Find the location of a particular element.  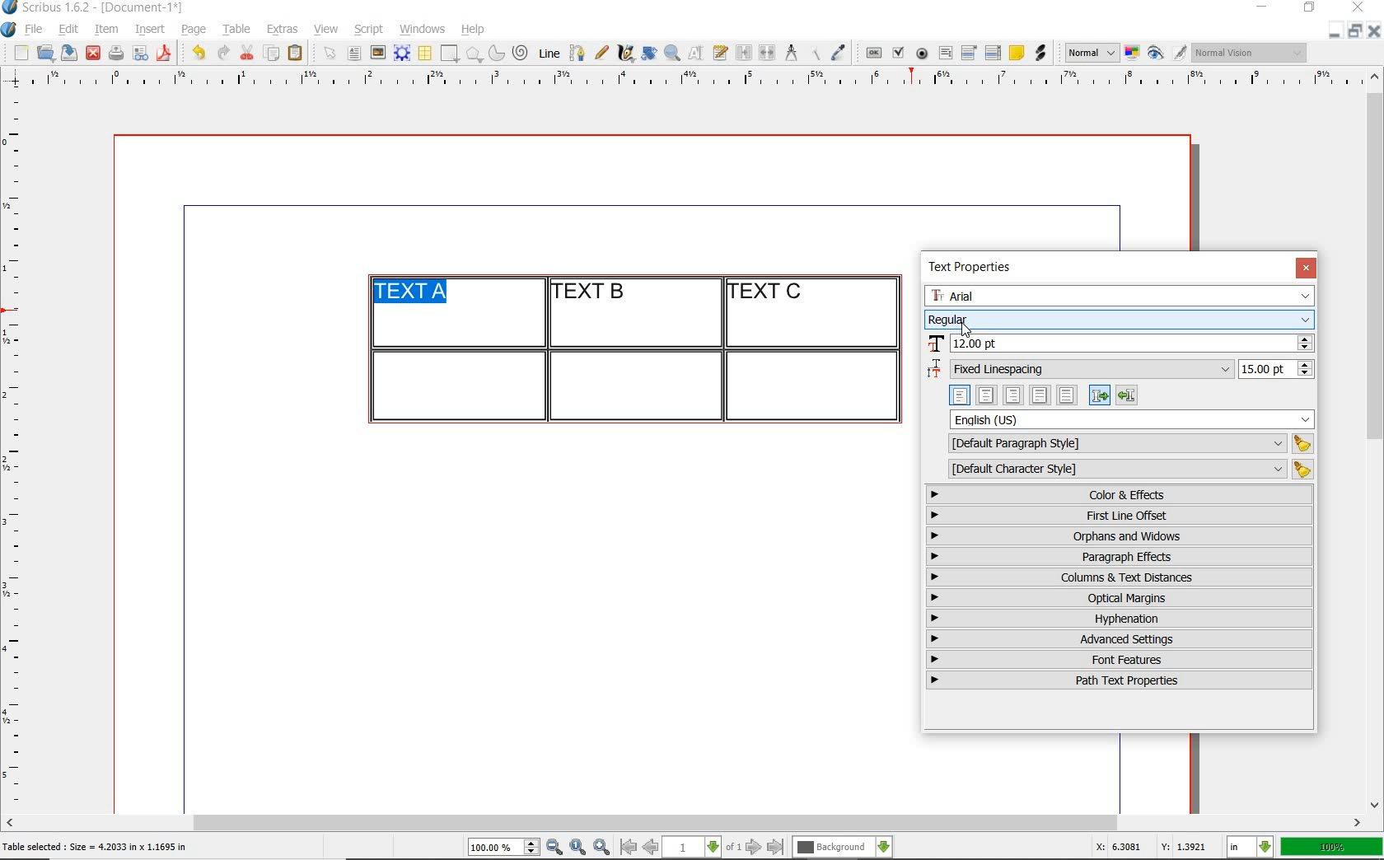

save is located at coordinates (67, 53).